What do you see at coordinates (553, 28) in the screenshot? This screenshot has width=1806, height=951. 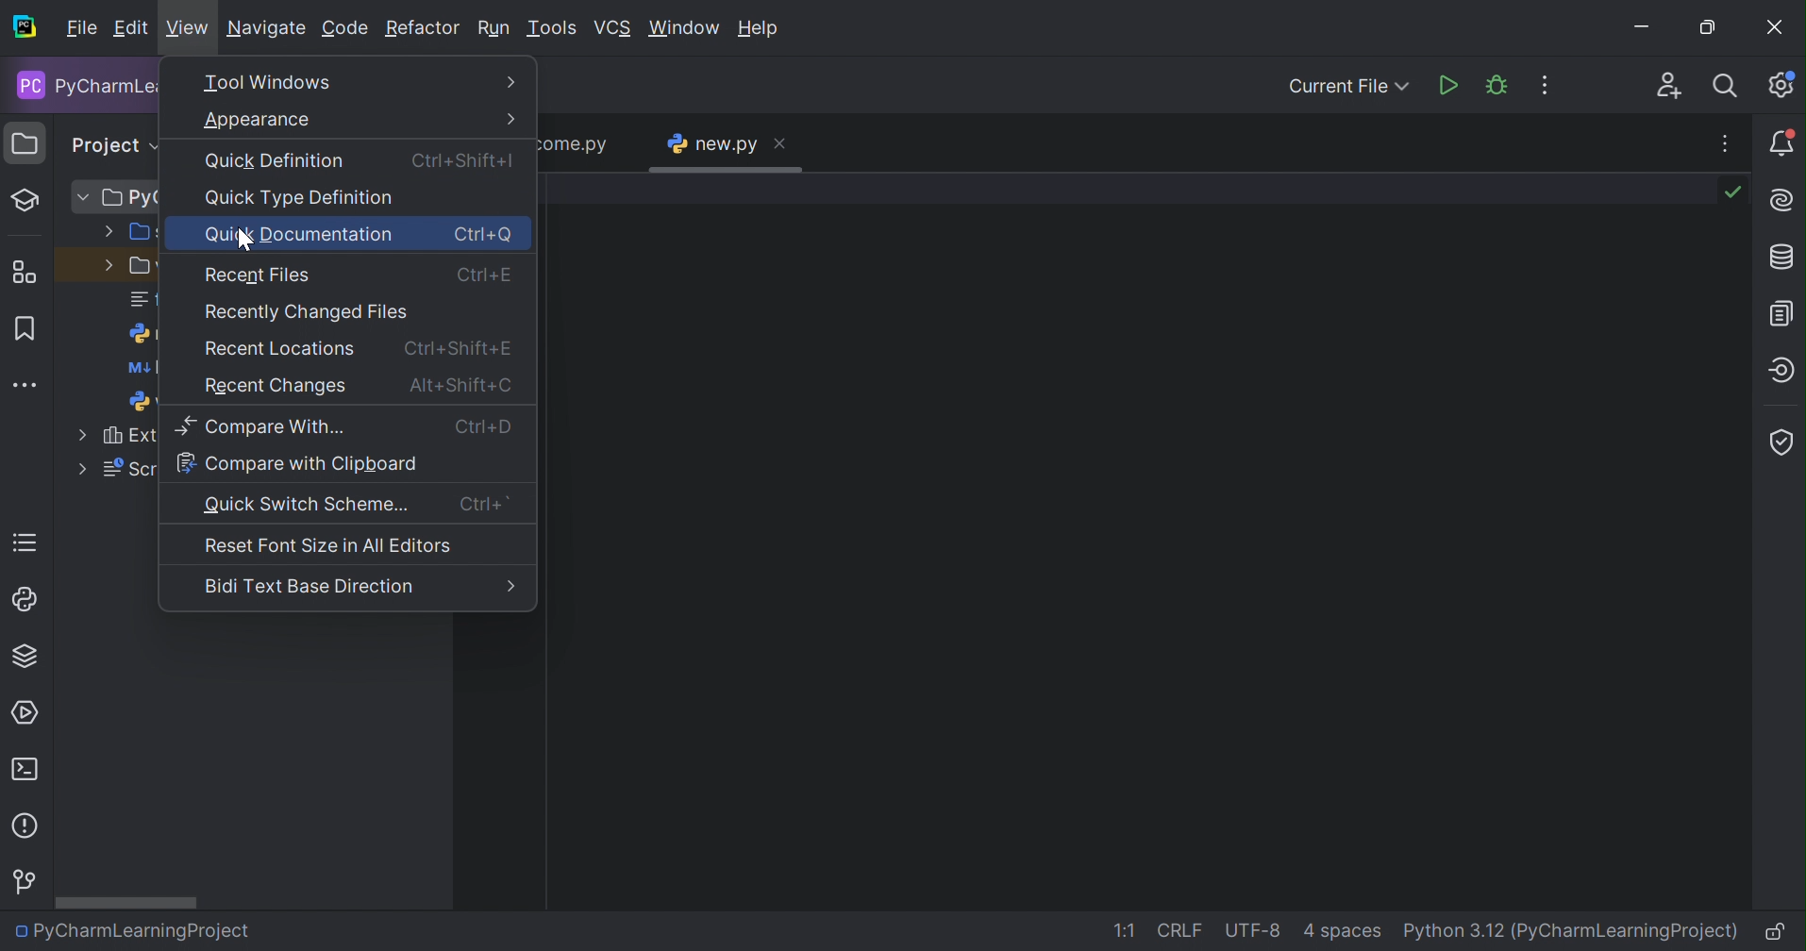 I see `Tools` at bounding box center [553, 28].